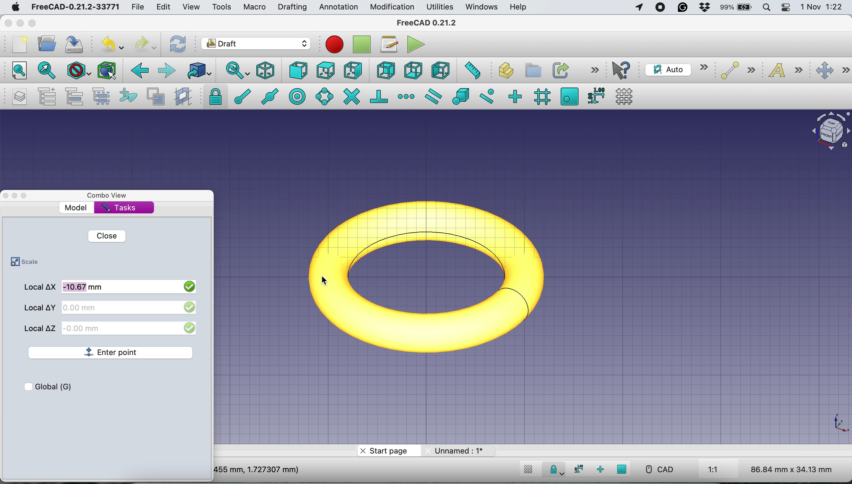 The width and height of the screenshot is (852, 484). I want to click on toggle normal/wireframe display, so click(155, 97).